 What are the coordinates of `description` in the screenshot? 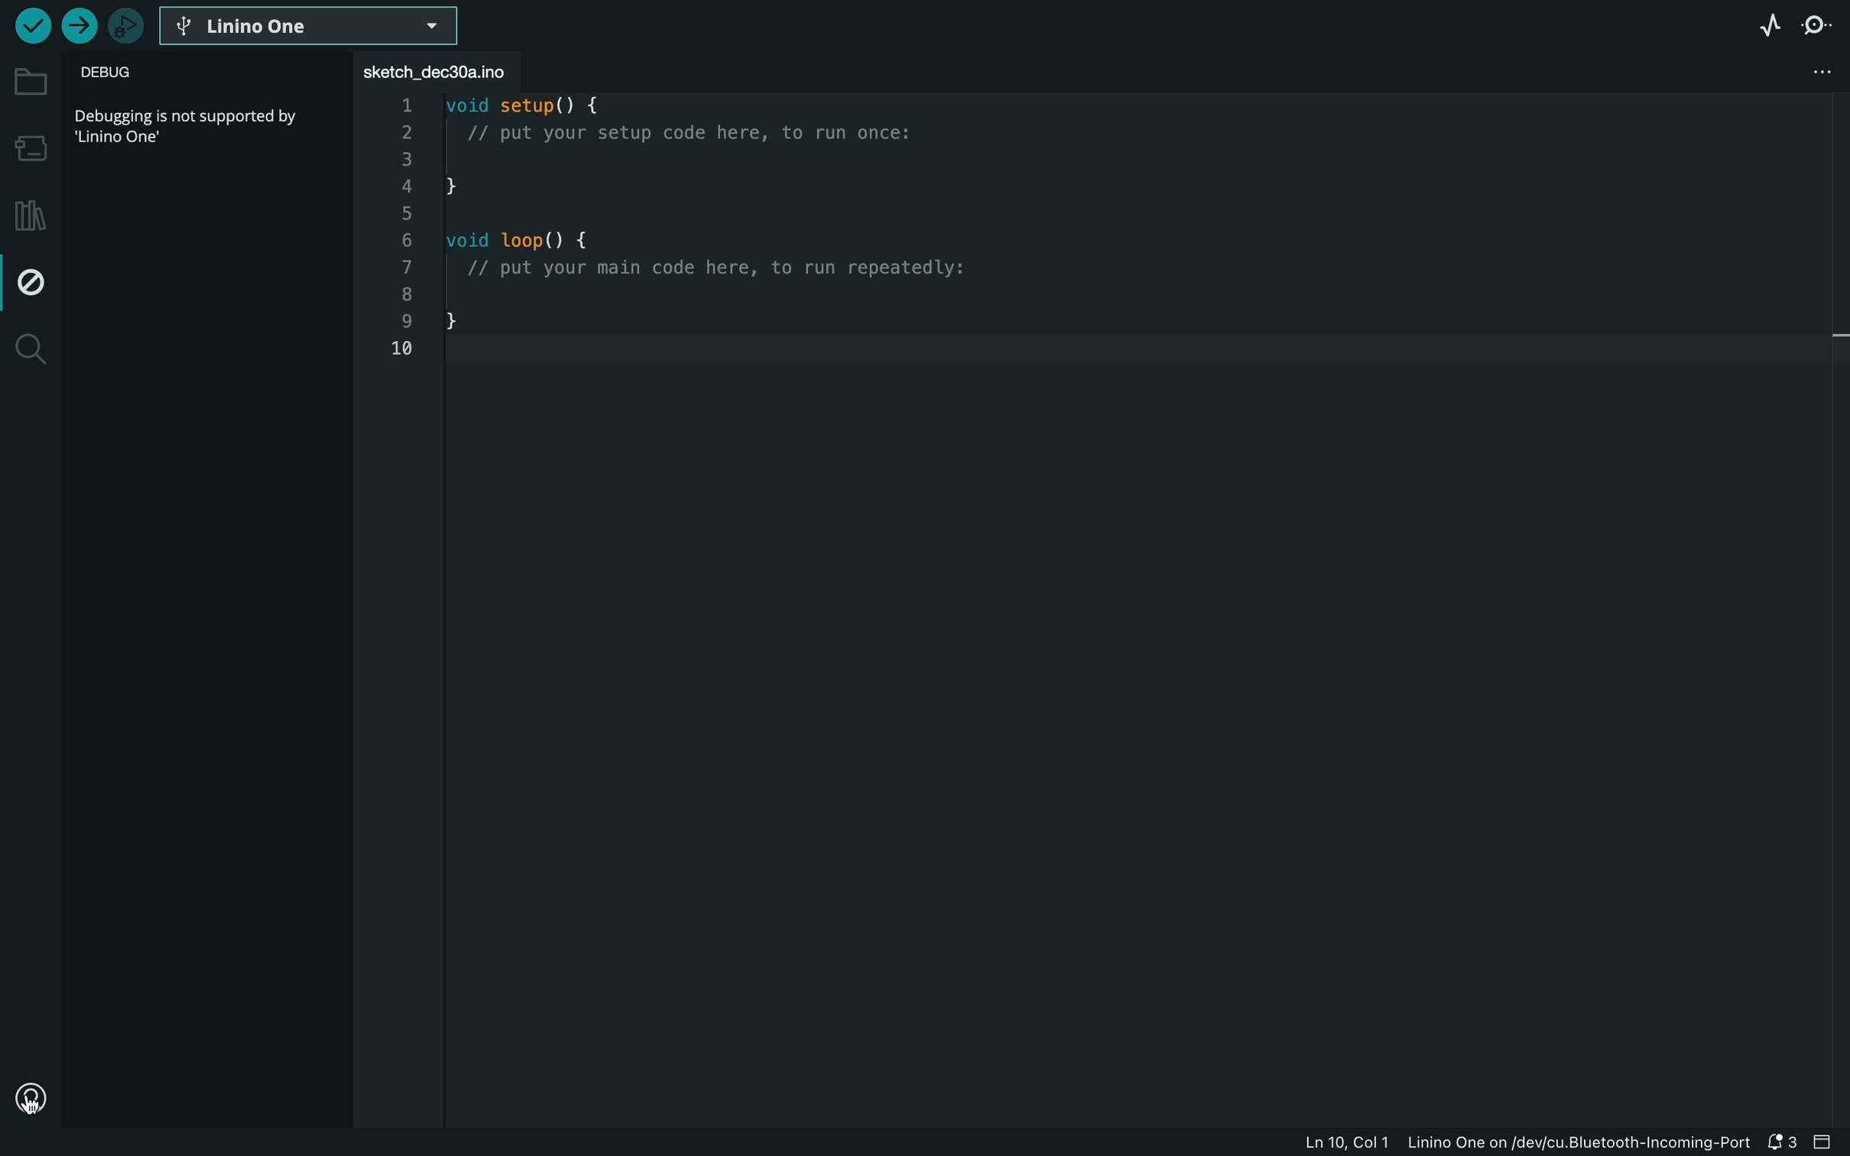 It's located at (191, 124).